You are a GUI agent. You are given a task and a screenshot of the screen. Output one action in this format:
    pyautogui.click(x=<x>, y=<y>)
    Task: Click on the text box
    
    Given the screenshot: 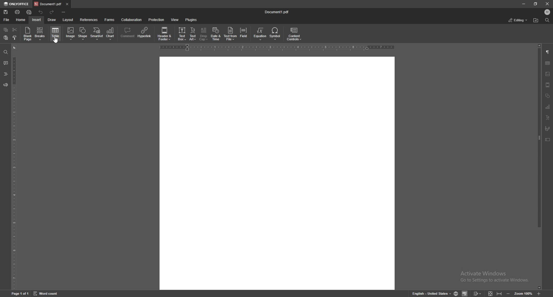 What is the action you would take?
    pyautogui.click(x=548, y=140)
    